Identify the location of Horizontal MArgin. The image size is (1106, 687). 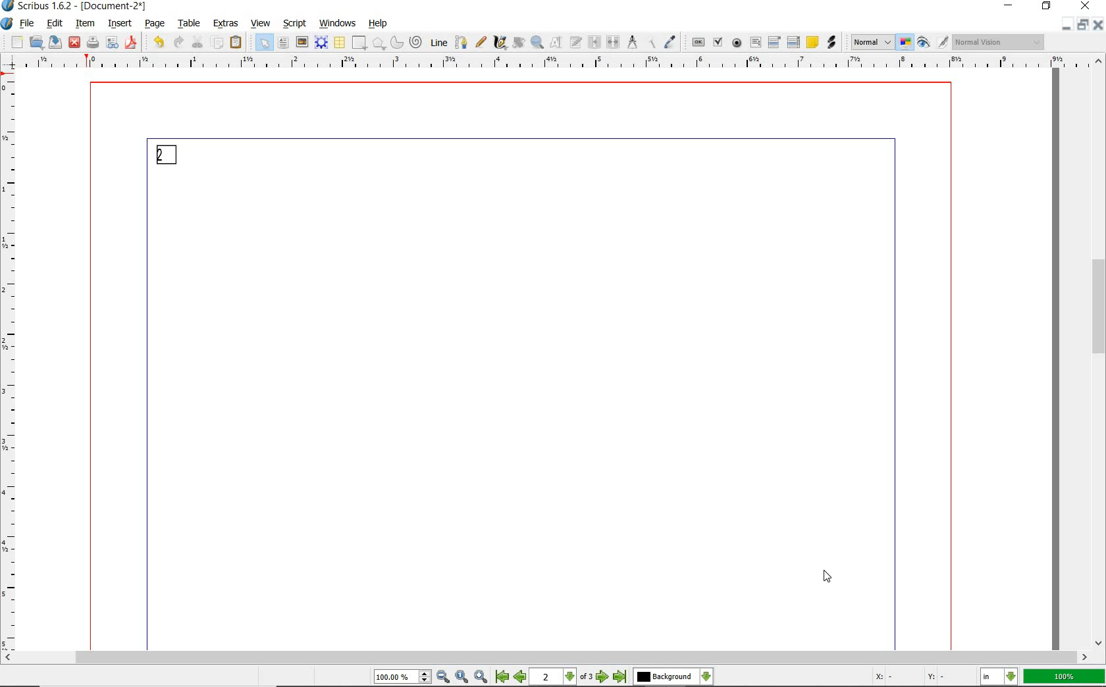
(548, 65).